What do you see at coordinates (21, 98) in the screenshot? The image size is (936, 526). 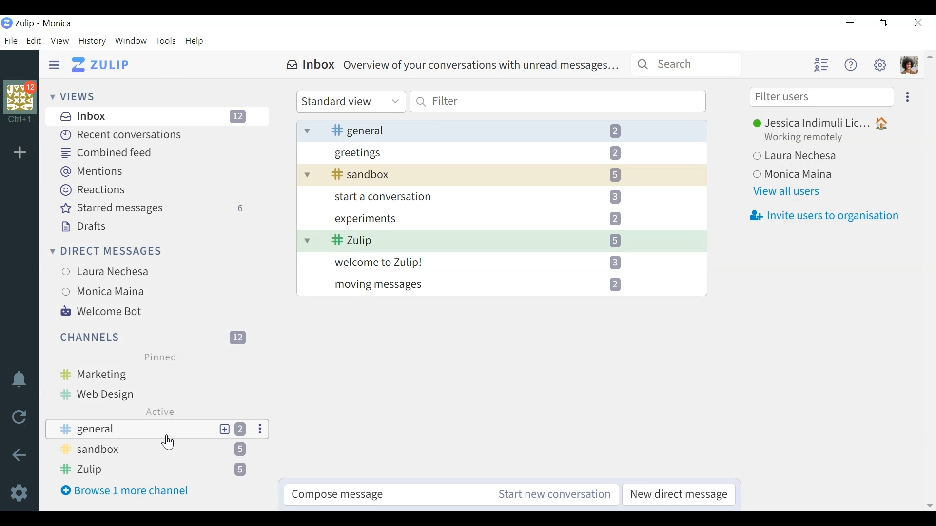 I see `Organisation Profile picture` at bounding box center [21, 98].